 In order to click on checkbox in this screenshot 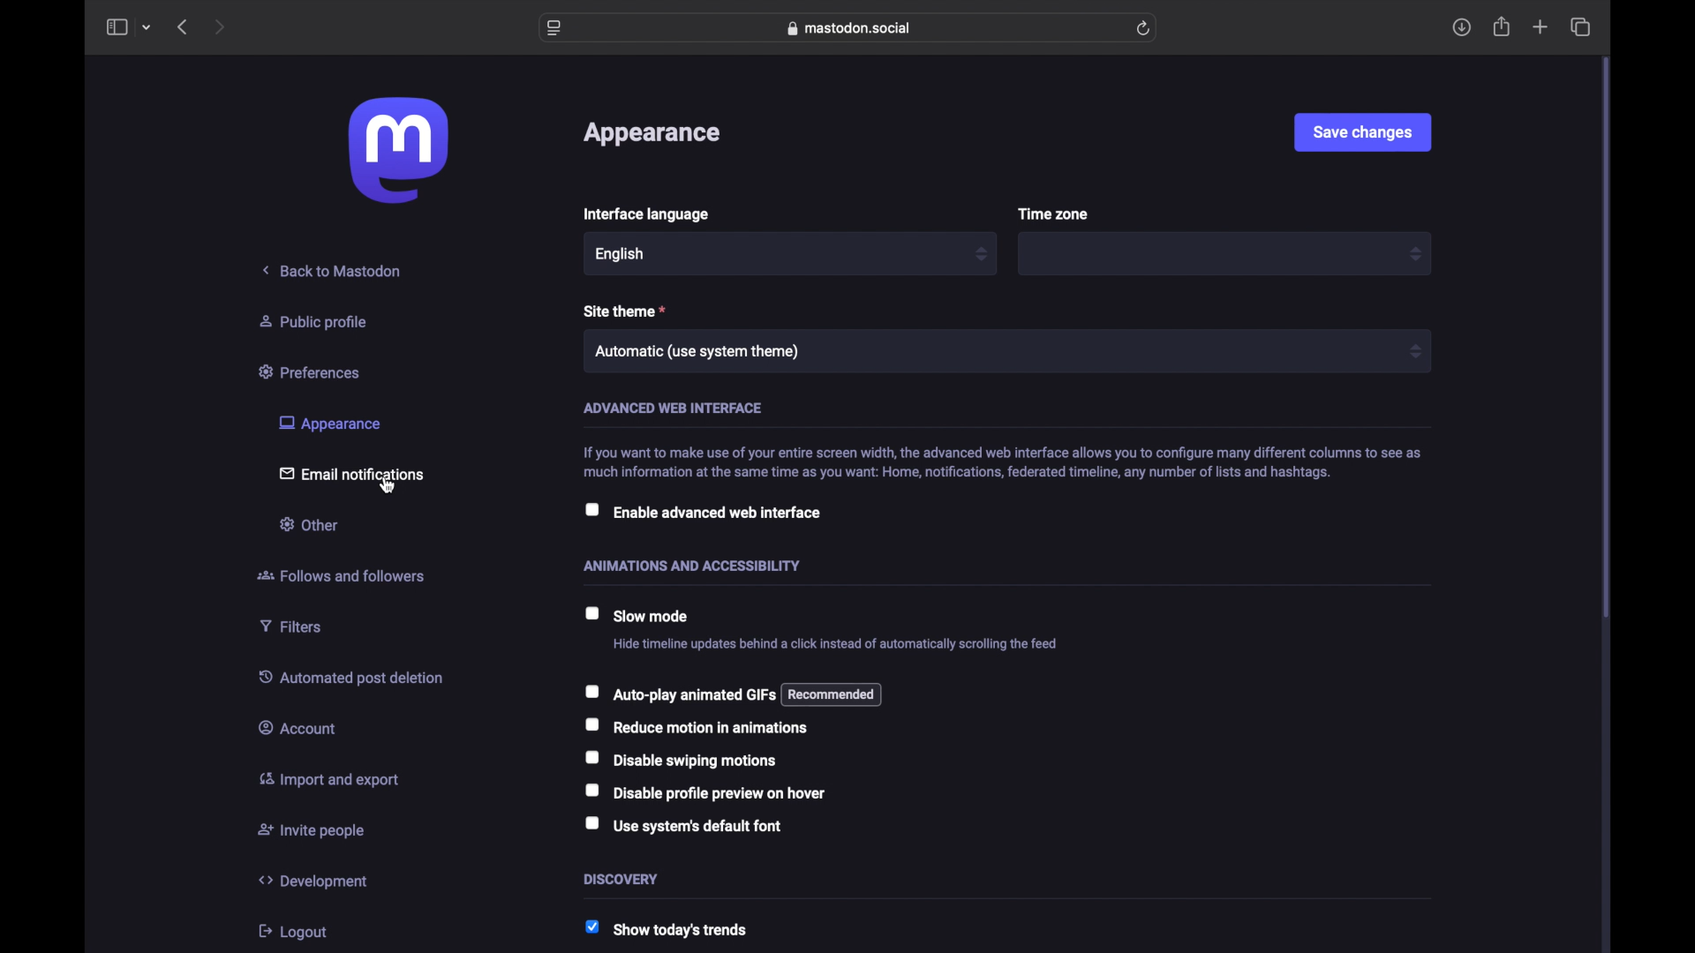, I will do `click(678, 694)`.